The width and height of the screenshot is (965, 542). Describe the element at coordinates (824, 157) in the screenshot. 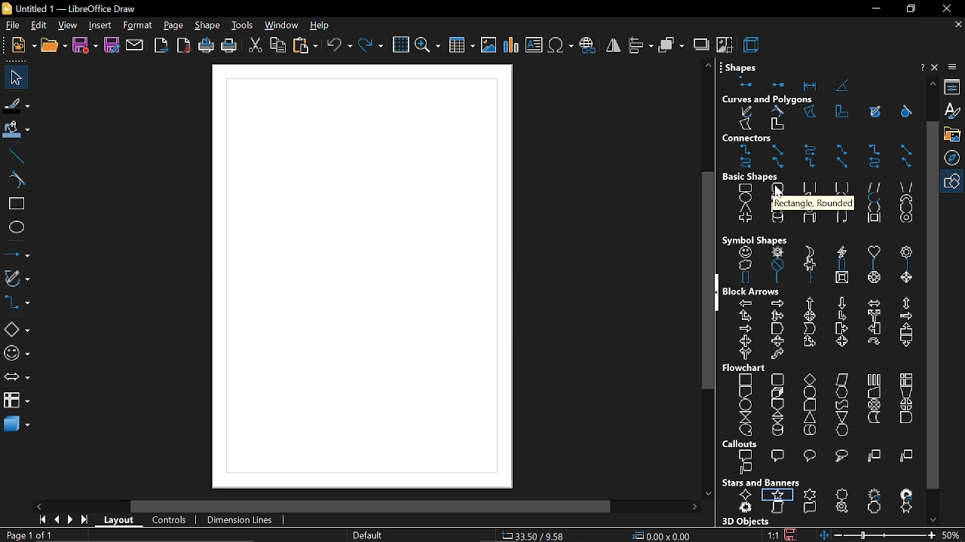

I see `connectors` at that location.